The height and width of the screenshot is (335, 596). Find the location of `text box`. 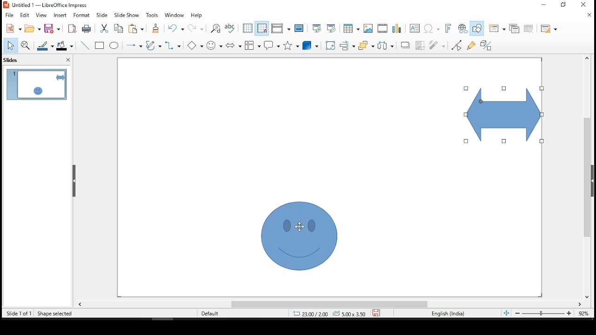

text box is located at coordinates (415, 29).